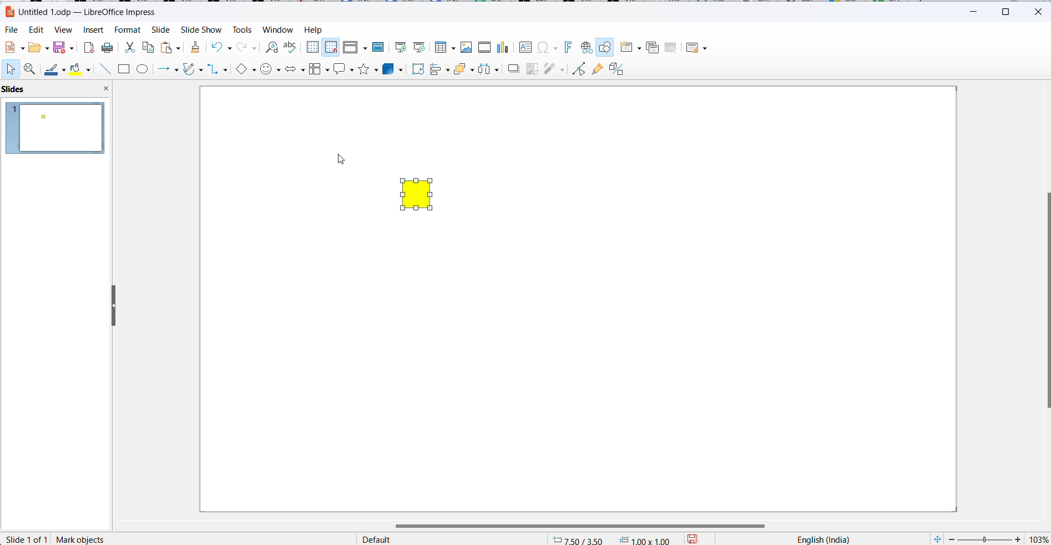  I want to click on Edit, so click(38, 29).